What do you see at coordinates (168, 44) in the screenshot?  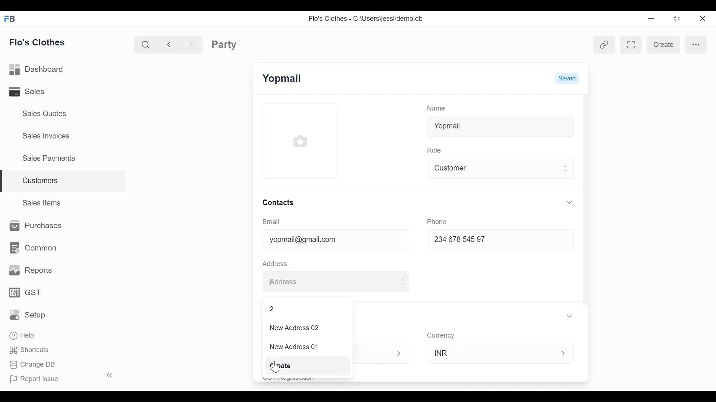 I see `Navigate back` at bounding box center [168, 44].